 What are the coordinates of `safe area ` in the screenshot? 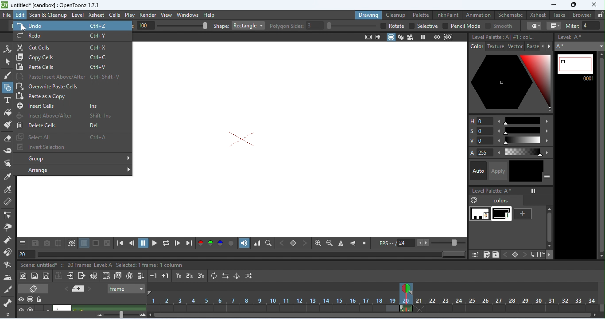 It's located at (368, 38).